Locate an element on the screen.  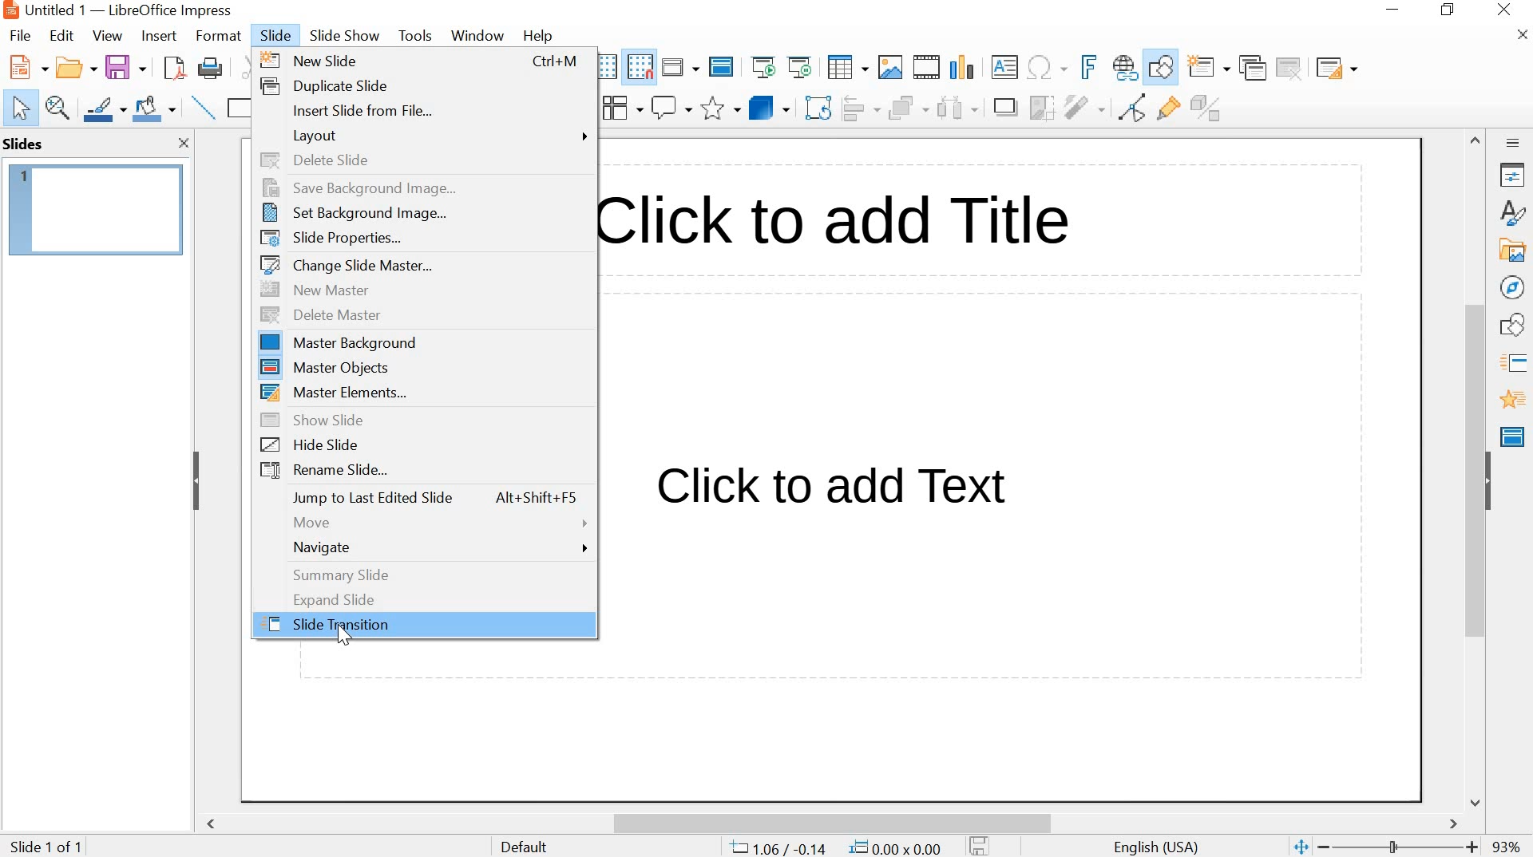
set background image is located at coordinates (419, 211).